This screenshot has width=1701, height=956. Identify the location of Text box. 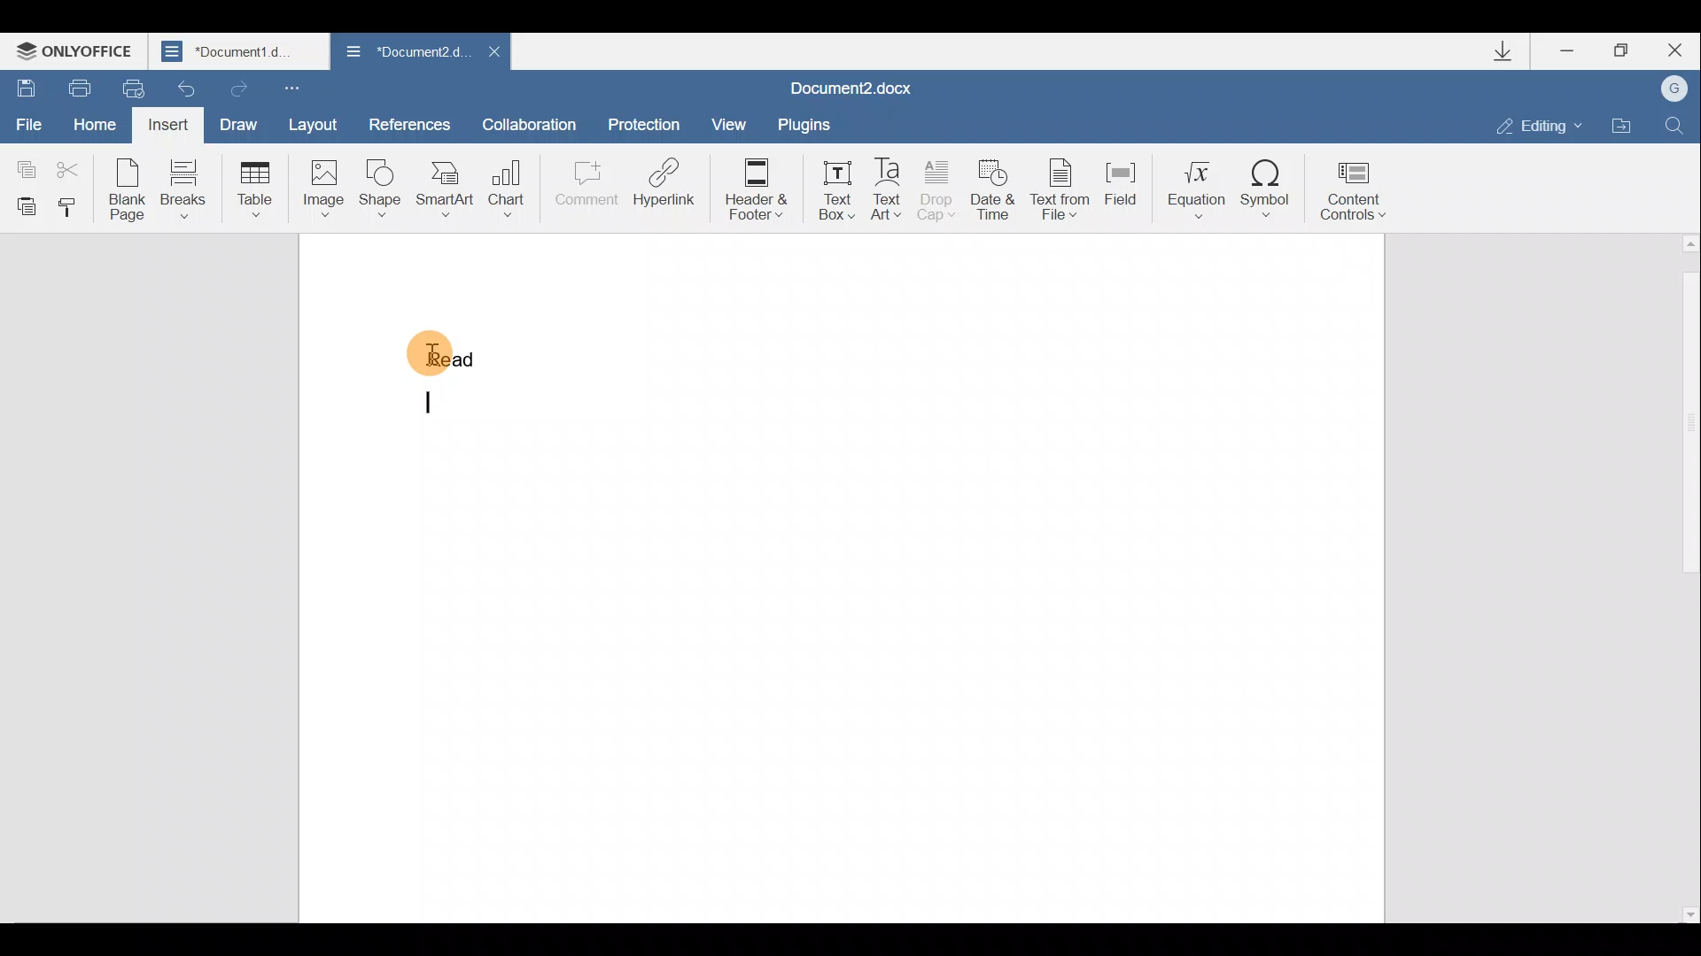
(836, 189).